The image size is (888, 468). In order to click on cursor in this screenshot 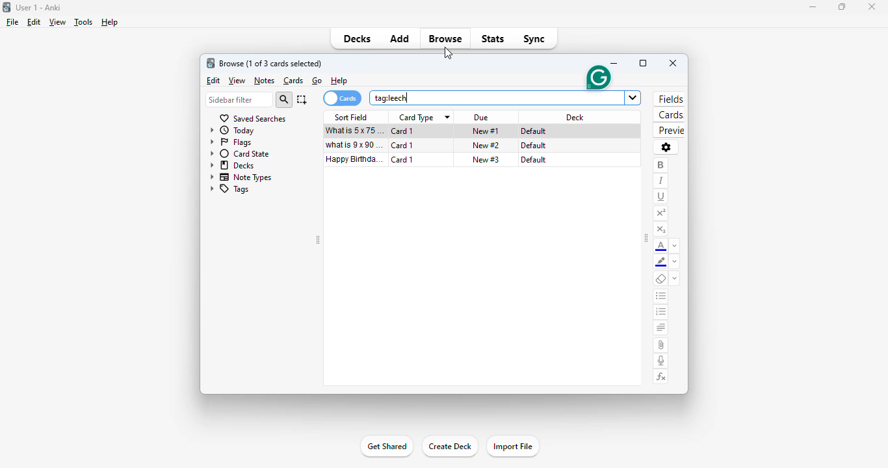, I will do `click(451, 55)`.